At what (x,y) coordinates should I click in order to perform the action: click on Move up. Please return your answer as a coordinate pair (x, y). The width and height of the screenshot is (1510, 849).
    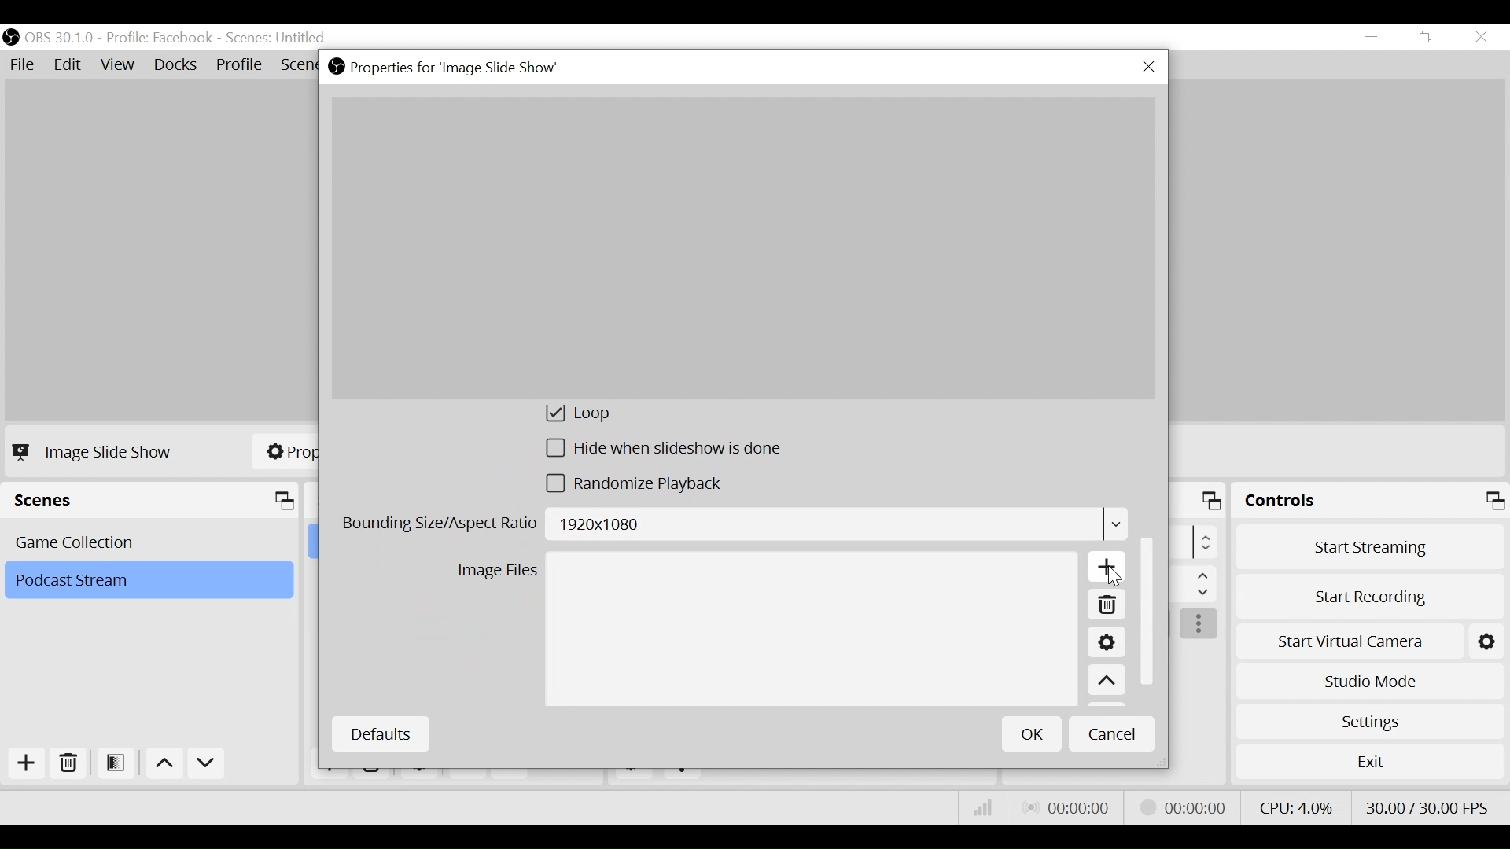
    Looking at the image, I should click on (167, 766).